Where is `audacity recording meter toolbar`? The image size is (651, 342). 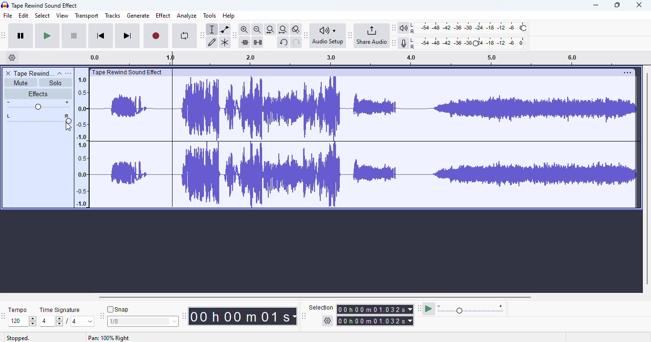 audacity recording meter toolbar is located at coordinates (394, 43).